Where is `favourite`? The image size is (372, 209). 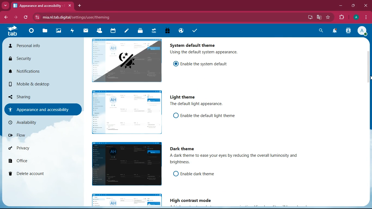
favourite is located at coordinates (329, 17).